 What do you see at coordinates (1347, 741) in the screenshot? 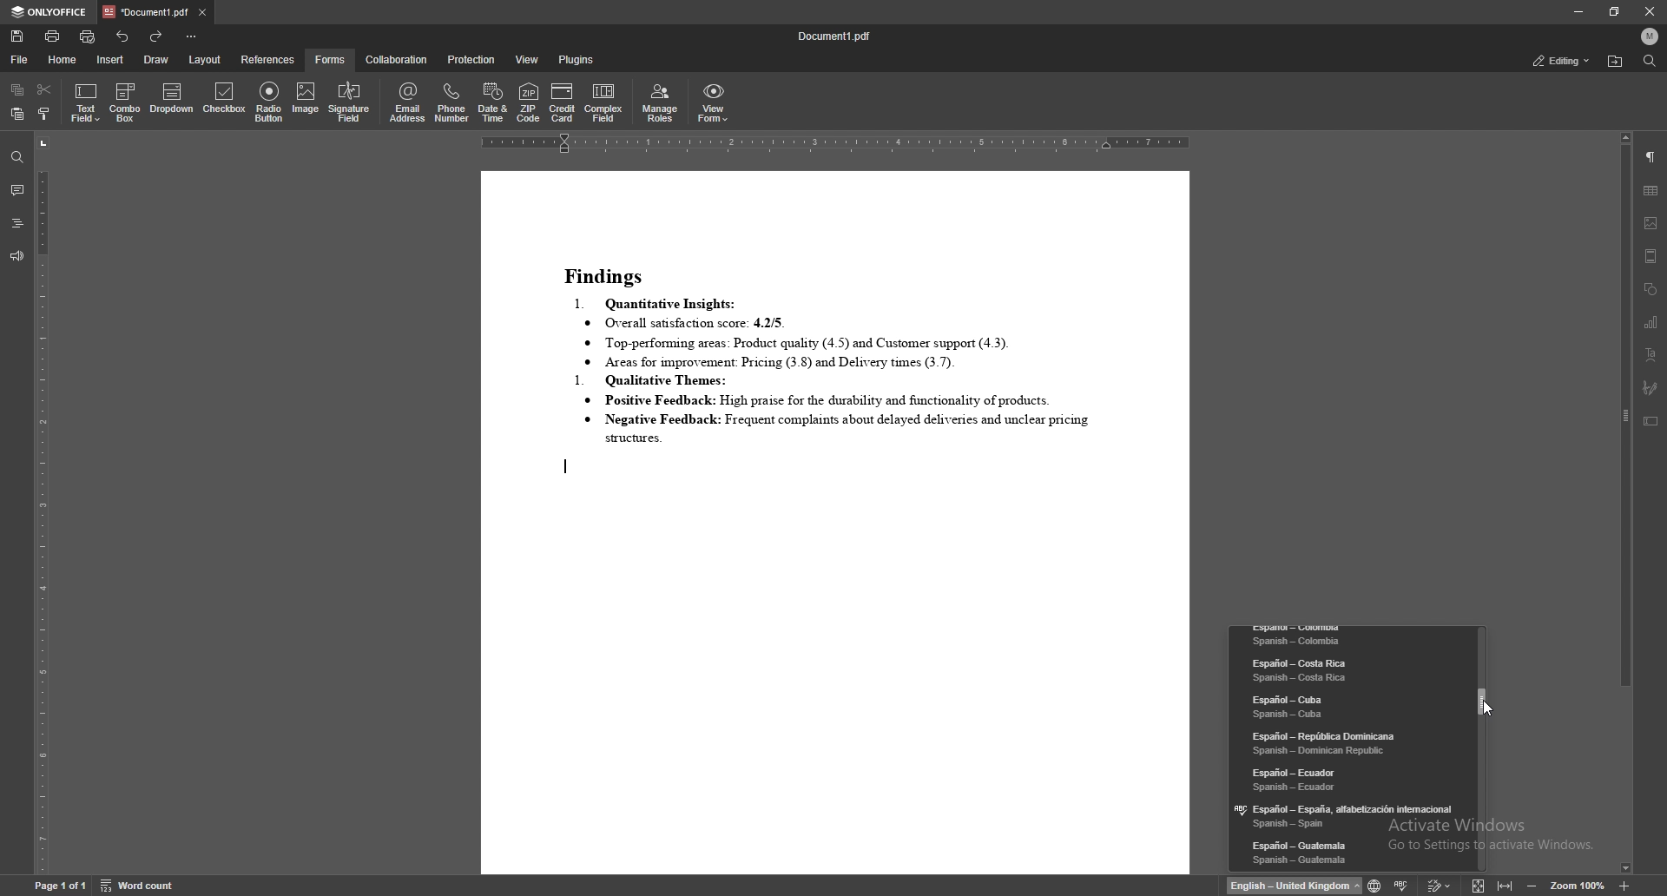
I see `language` at bounding box center [1347, 741].